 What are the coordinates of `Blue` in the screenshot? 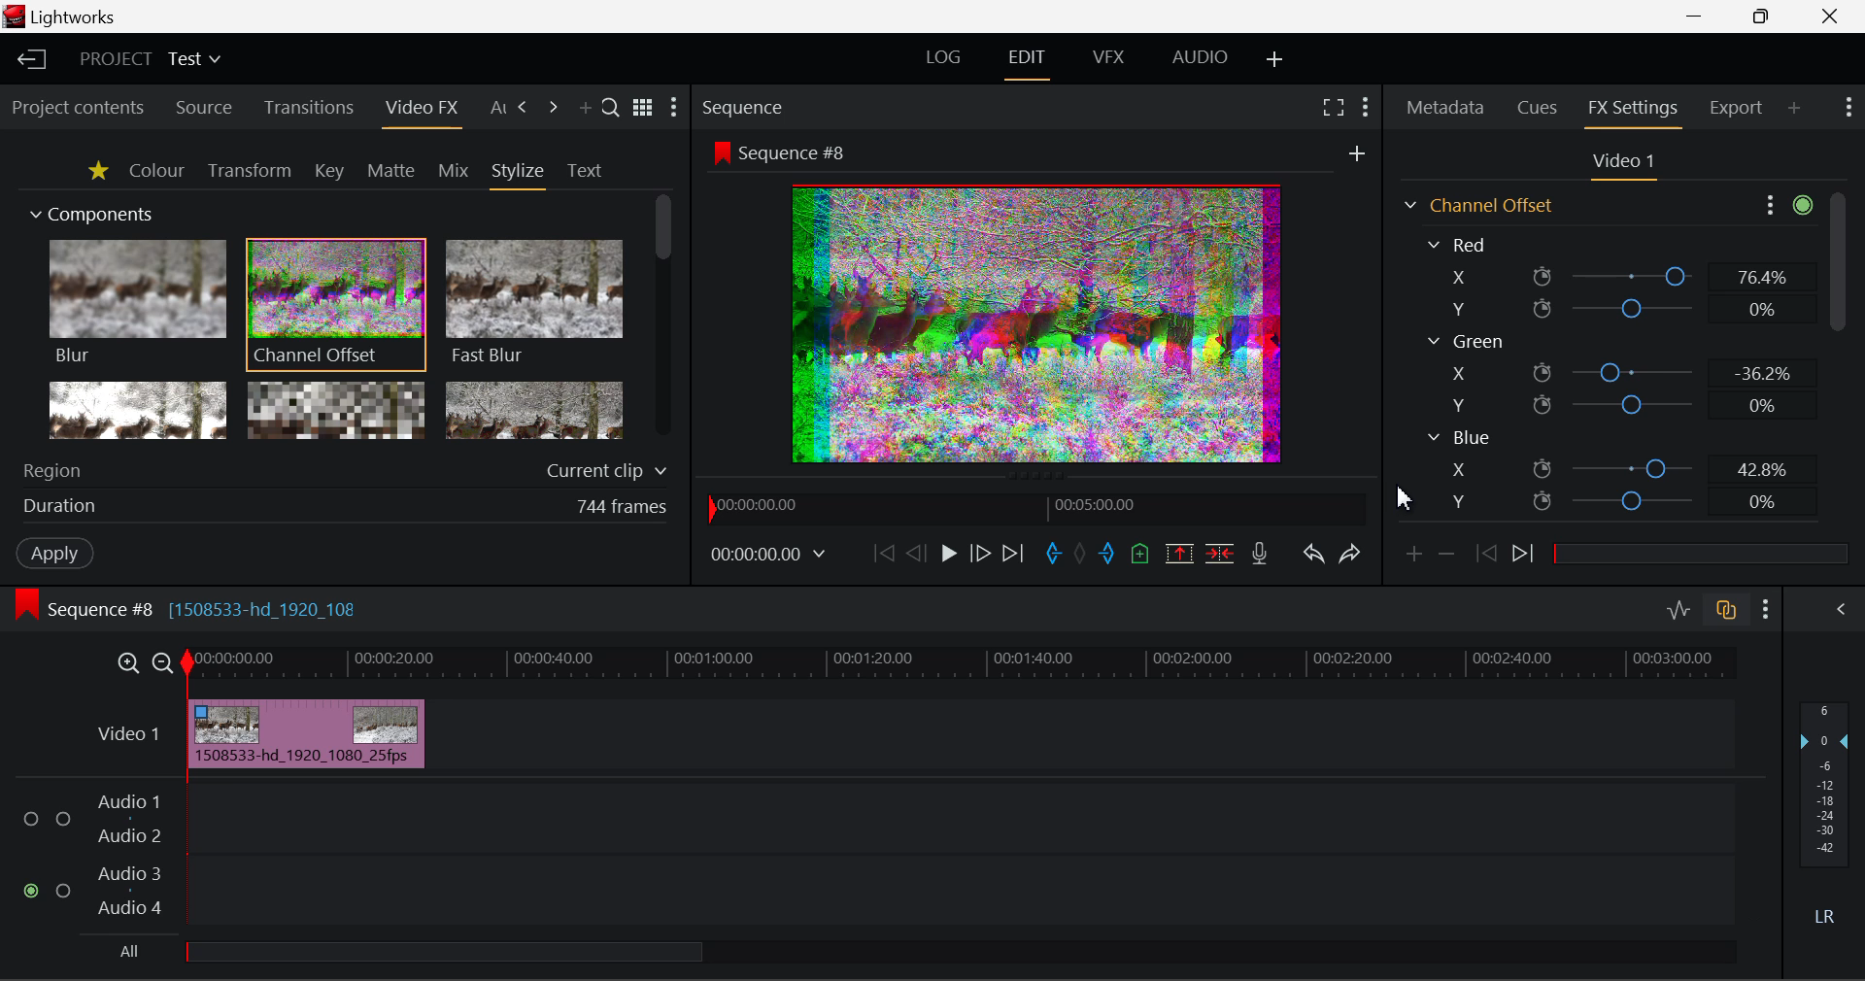 It's located at (1459, 438).